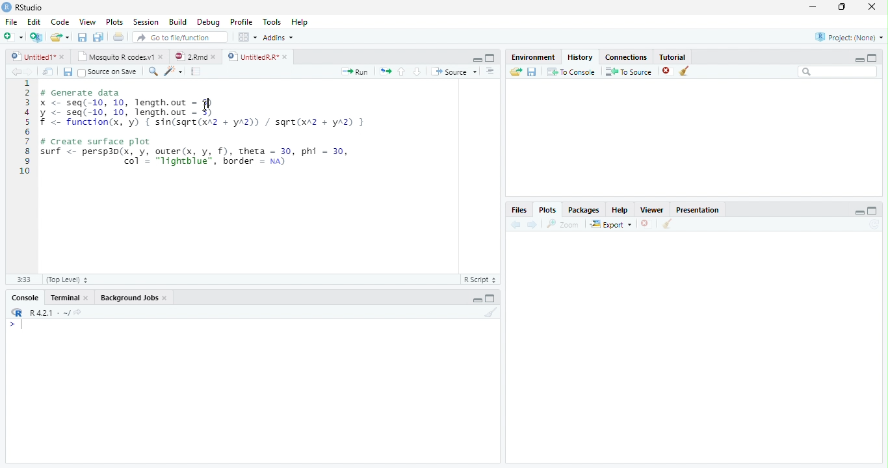 The width and height of the screenshot is (888, 468). What do you see at coordinates (477, 300) in the screenshot?
I see `Minimize` at bounding box center [477, 300].